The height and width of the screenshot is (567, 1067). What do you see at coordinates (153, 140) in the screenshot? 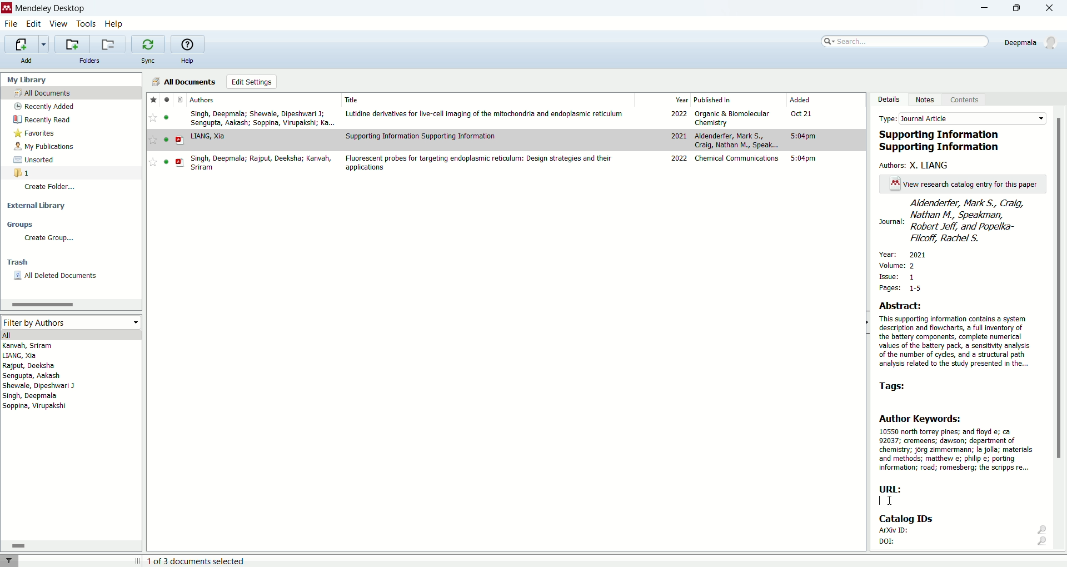
I see `favorite` at bounding box center [153, 140].